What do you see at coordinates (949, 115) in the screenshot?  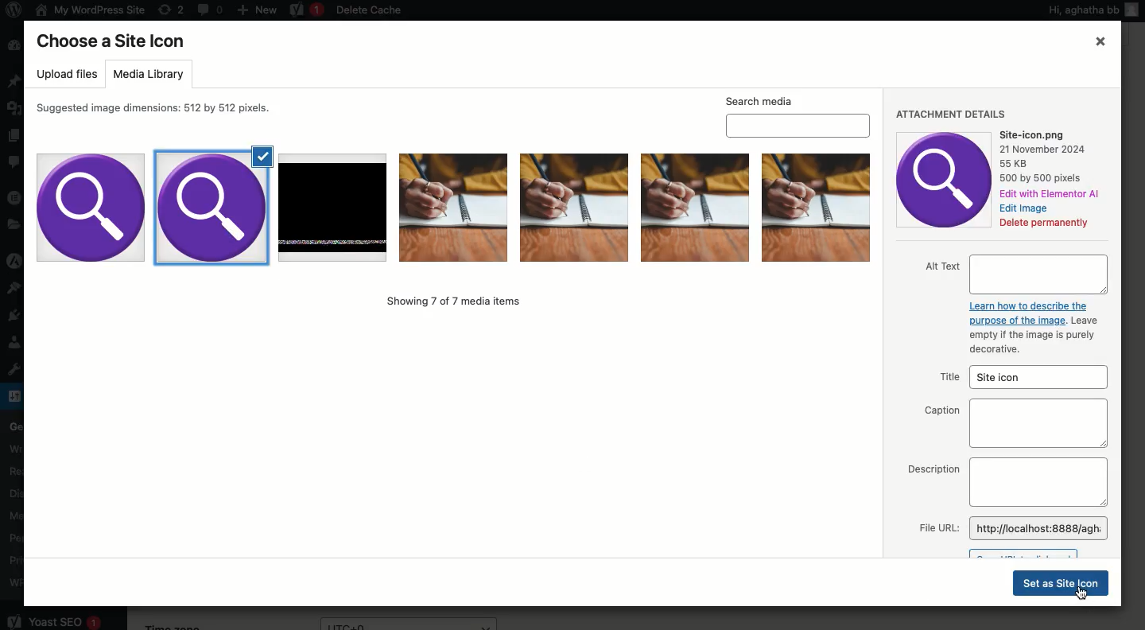 I see `Attachment details` at bounding box center [949, 115].